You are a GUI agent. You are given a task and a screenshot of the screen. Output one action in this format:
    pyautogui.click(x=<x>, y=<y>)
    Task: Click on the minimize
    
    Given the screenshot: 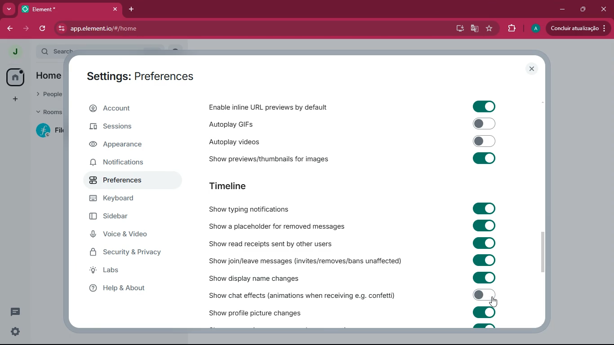 What is the action you would take?
    pyautogui.click(x=560, y=9)
    